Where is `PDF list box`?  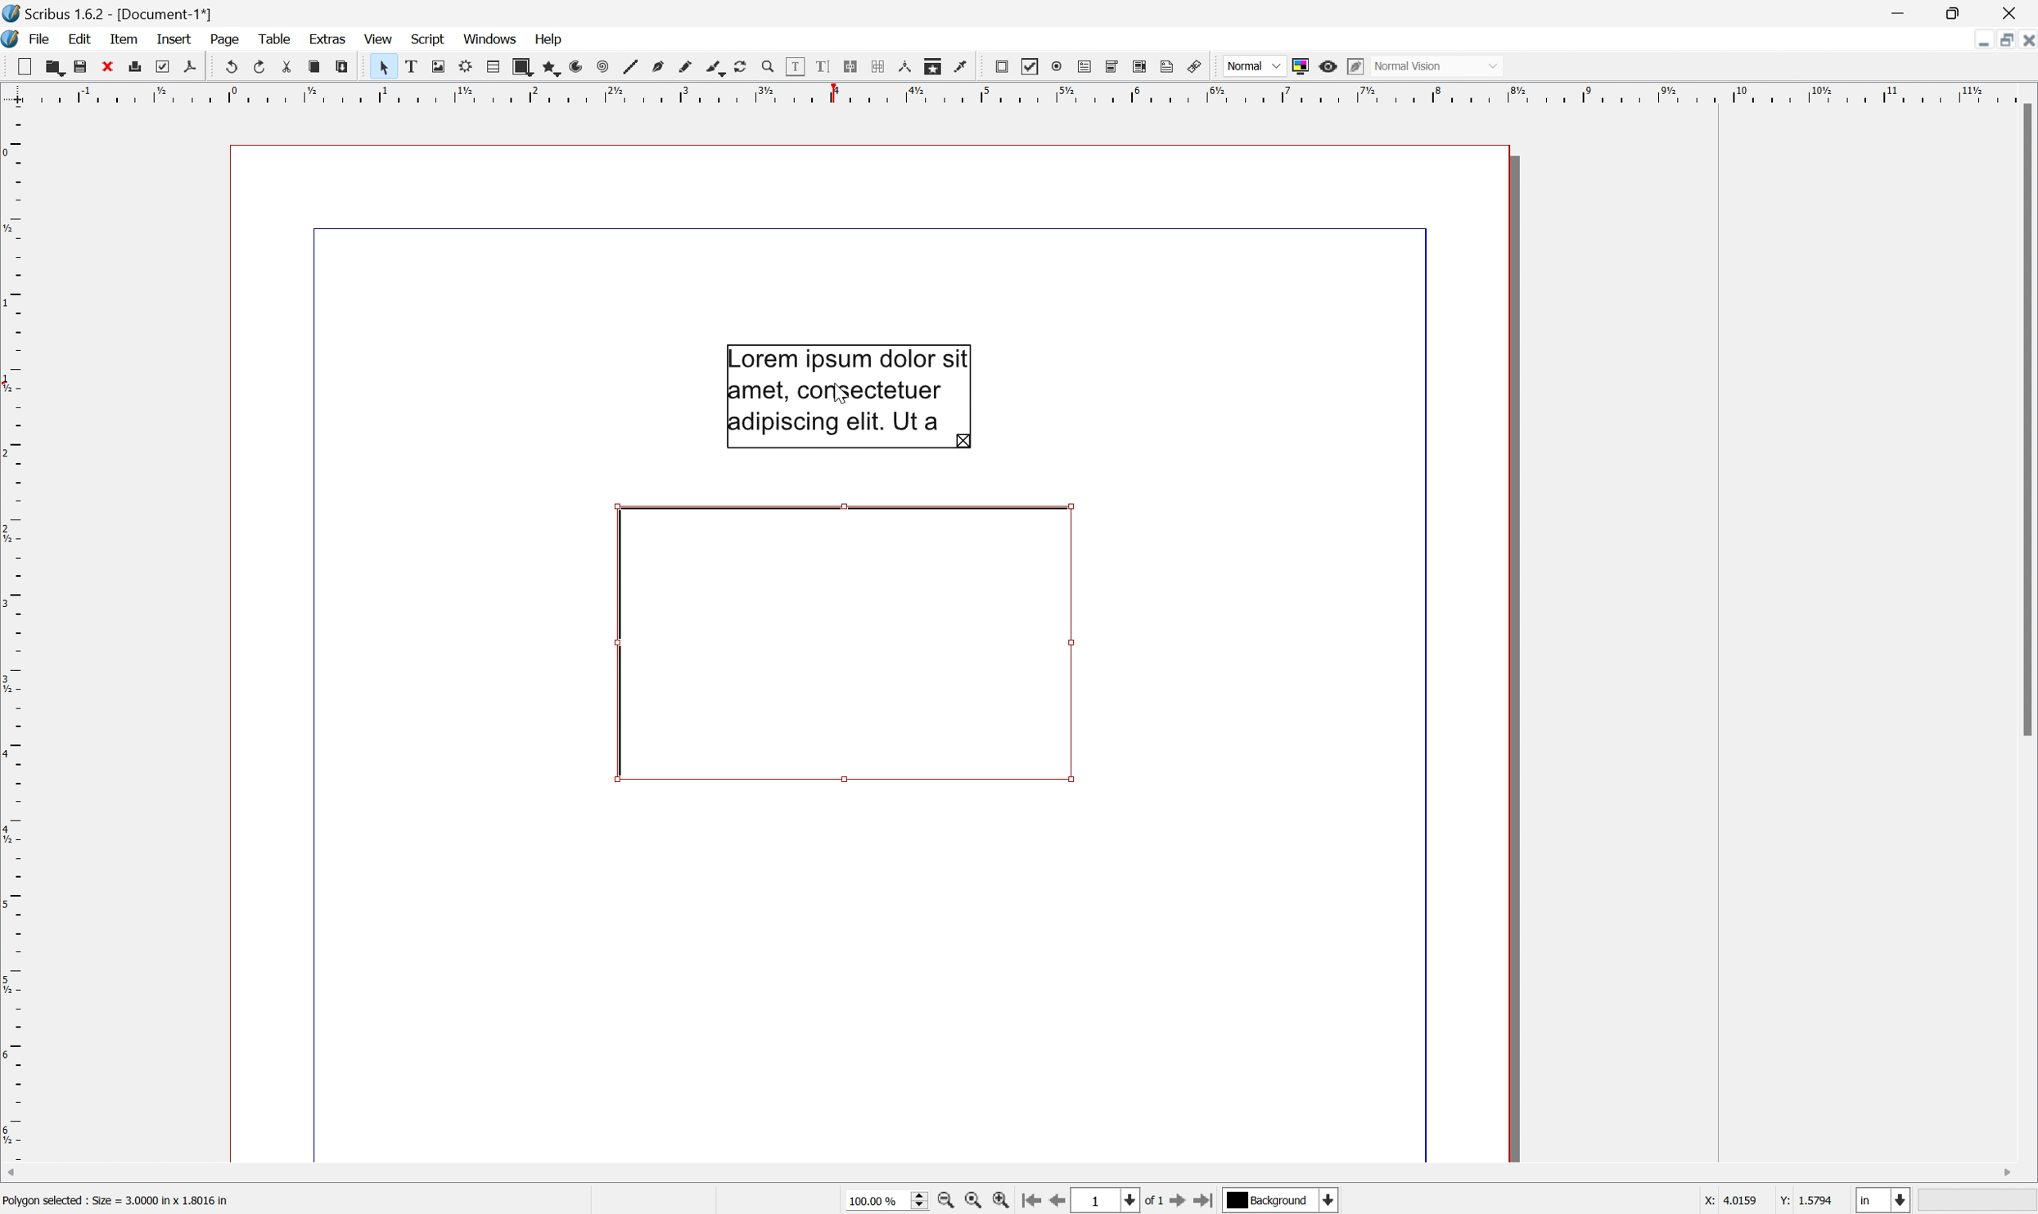 PDF list box is located at coordinates (1140, 66).